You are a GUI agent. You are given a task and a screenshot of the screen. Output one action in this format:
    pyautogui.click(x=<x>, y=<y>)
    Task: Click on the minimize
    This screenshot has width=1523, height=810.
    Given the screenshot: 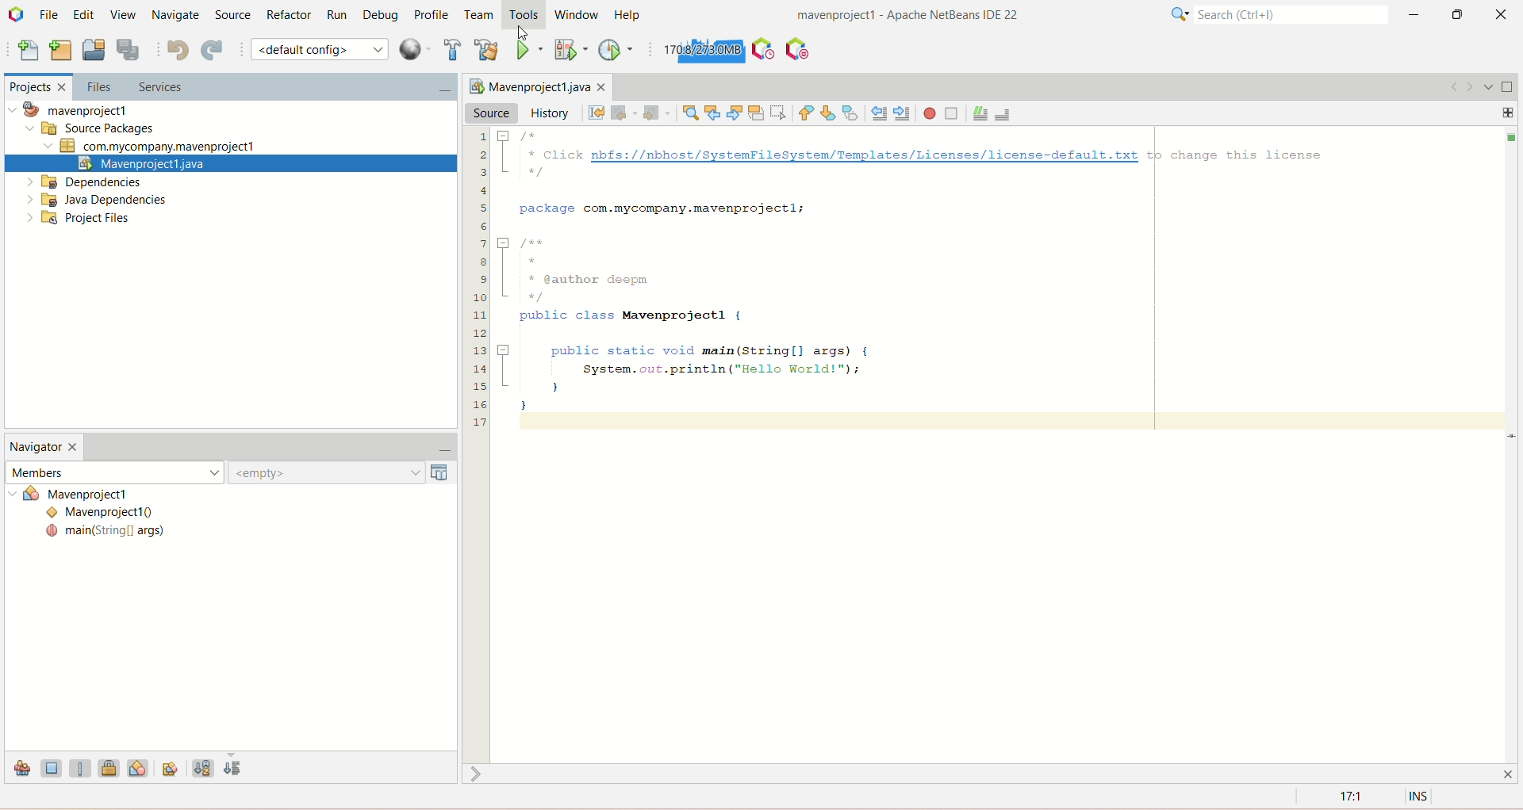 What is the action you would take?
    pyautogui.click(x=1414, y=14)
    